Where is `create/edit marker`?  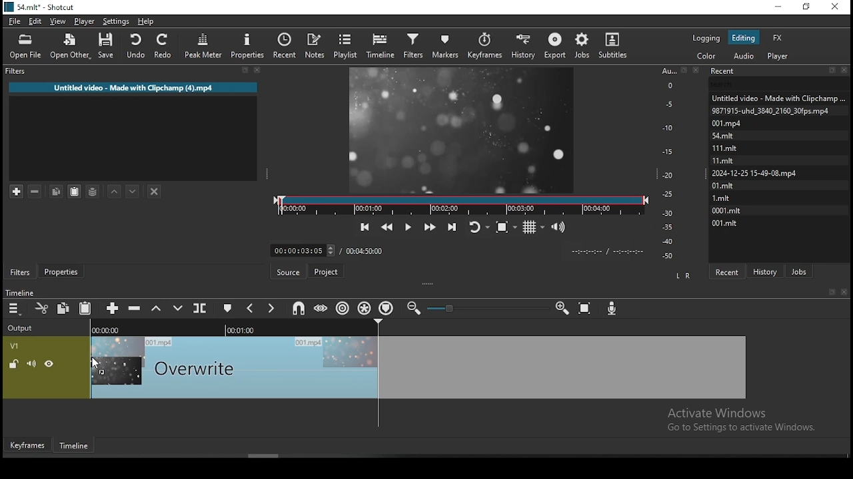
create/edit marker is located at coordinates (230, 309).